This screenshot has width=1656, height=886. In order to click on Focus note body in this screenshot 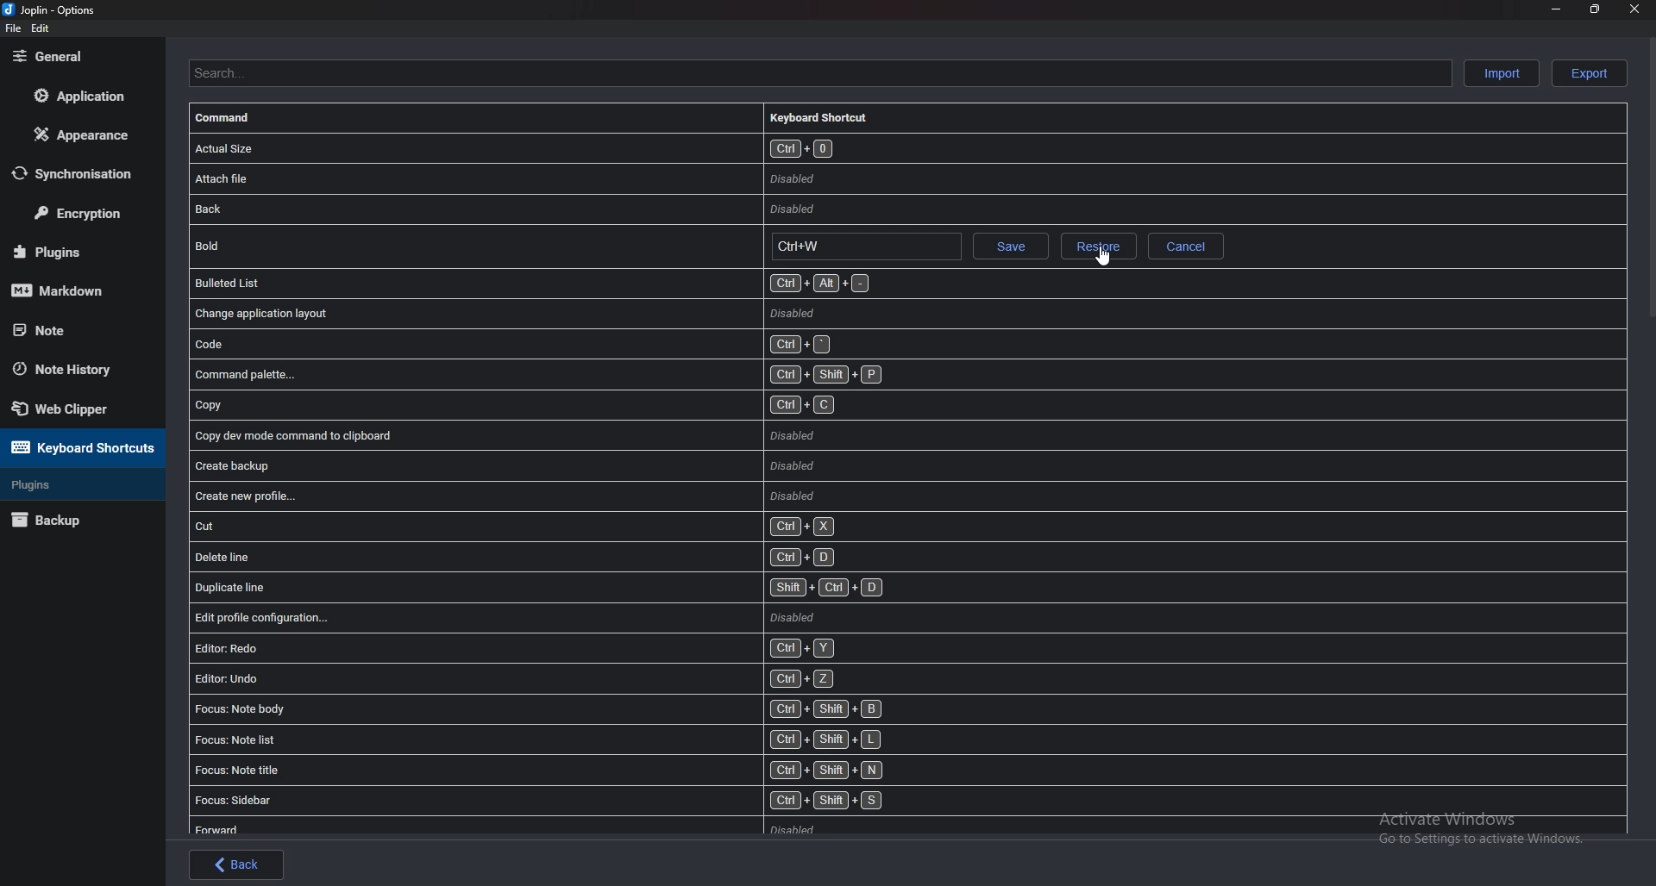, I will do `click(544, 707)`.